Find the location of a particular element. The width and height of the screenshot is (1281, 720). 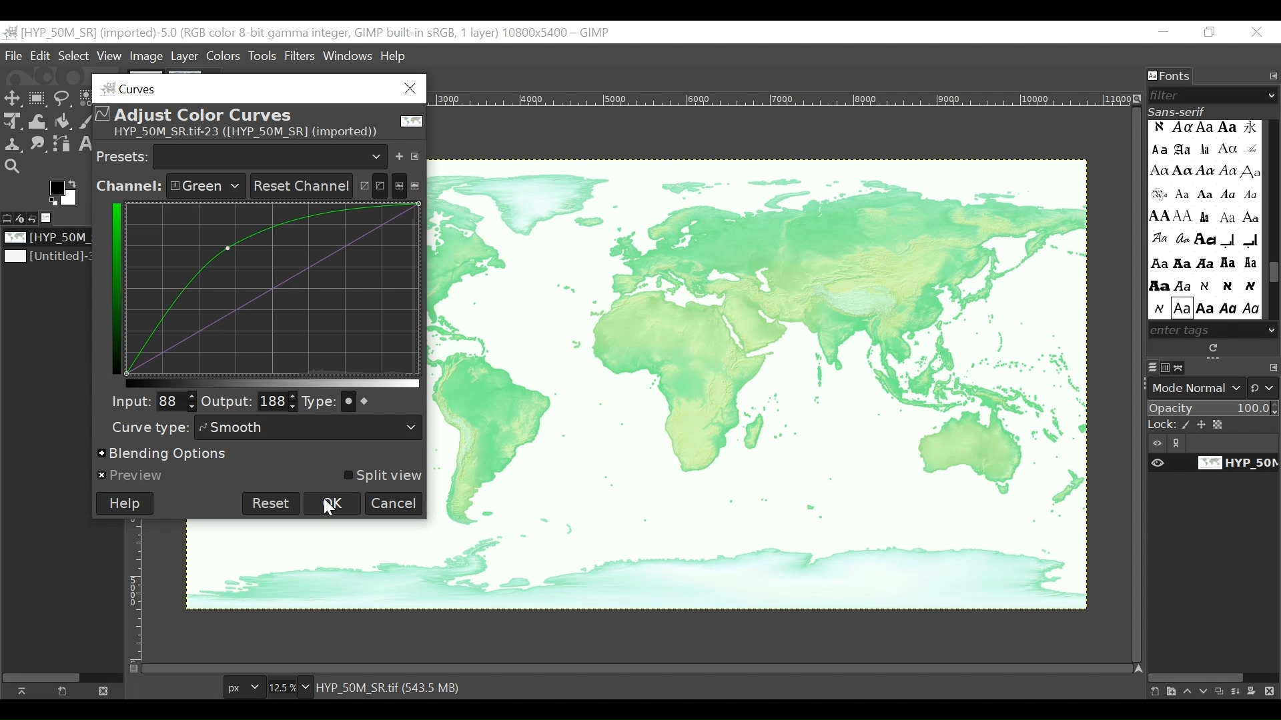

Minimize is located at coordinates (1164, 33).